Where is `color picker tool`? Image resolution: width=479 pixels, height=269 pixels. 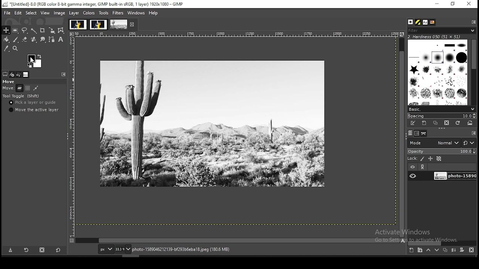 color picker tool is located at coordinates (6, 49).